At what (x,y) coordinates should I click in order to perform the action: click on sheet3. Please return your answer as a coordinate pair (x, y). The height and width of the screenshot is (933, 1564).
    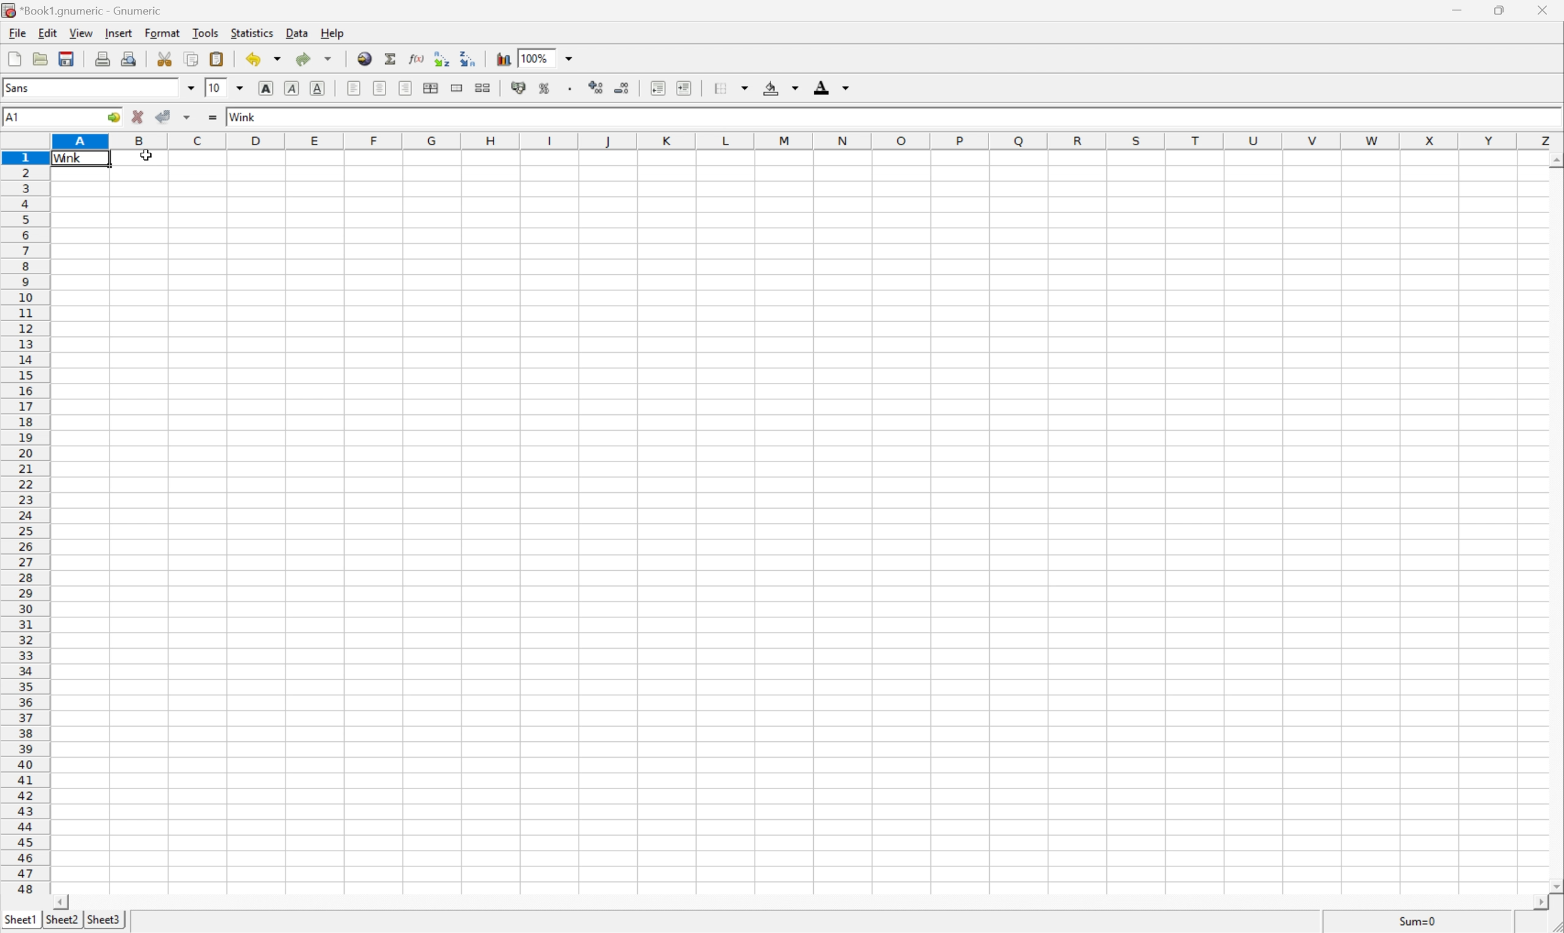
    Looking at the image, I should click on (104, 920).